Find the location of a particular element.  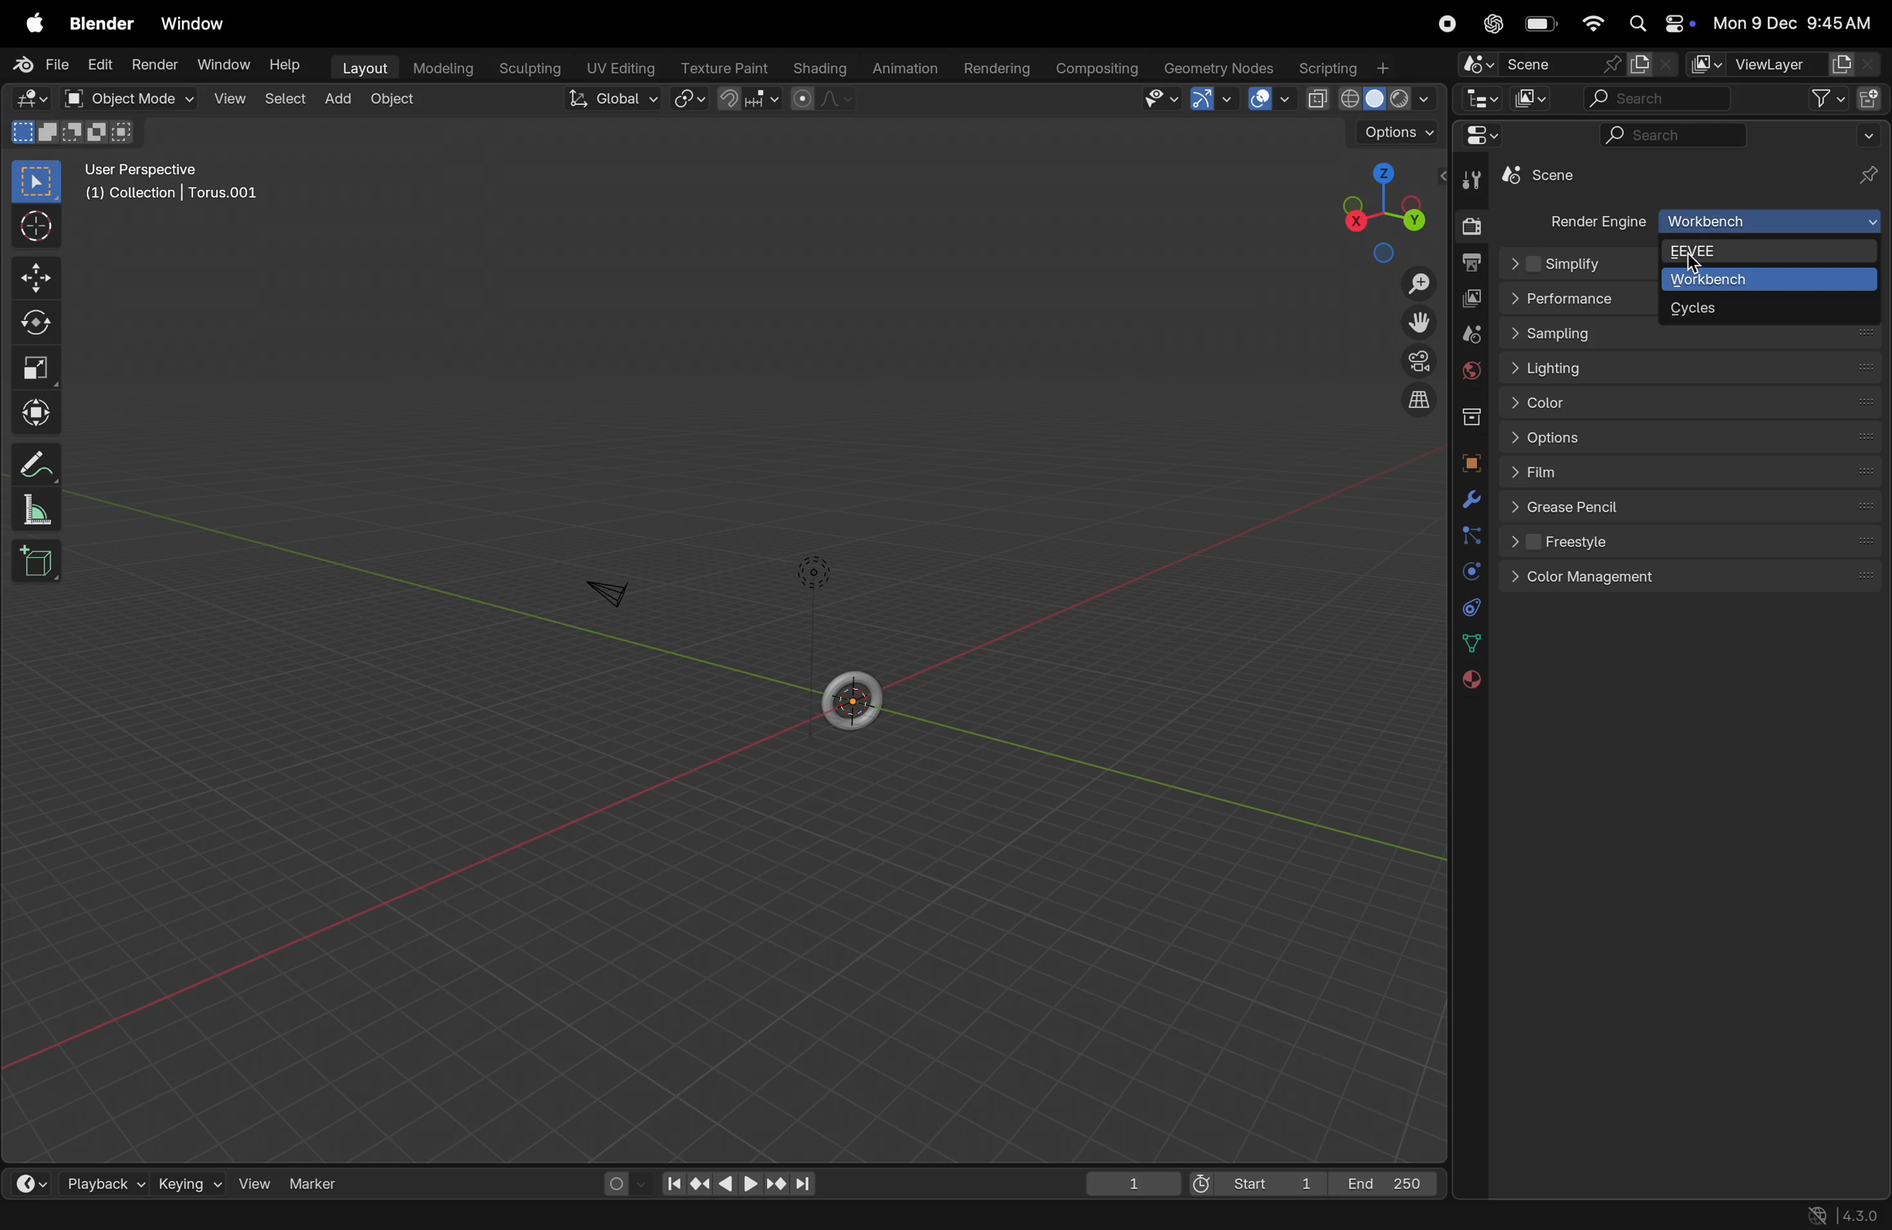

add is located at coordinates (337, 98).